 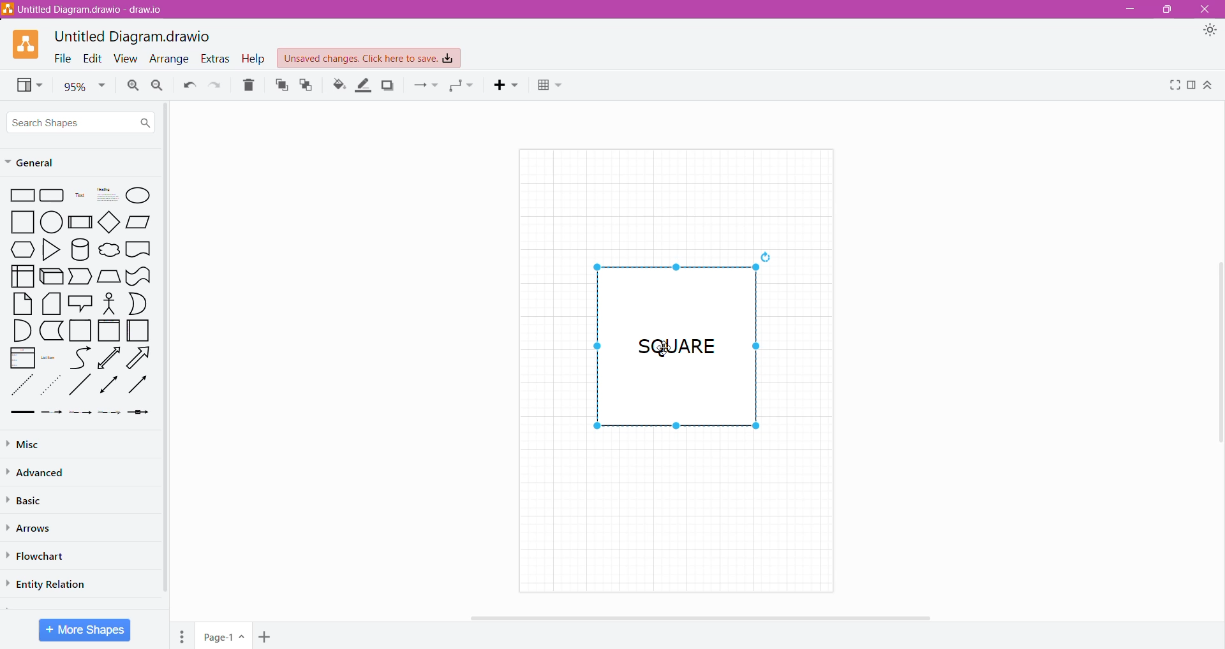 What do you see at coordinates (140, 414) in the screenshot?
I see `Arrow with a Box ` at bounding box center [140, 414].